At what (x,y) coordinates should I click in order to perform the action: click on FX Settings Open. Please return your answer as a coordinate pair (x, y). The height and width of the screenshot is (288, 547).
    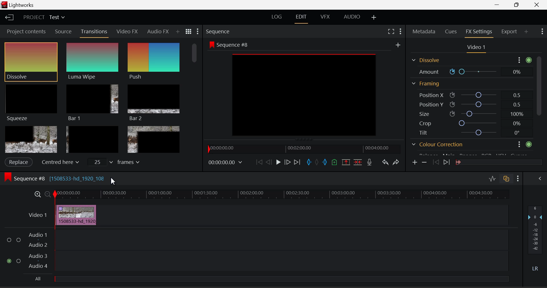
    Looking at the image, I should click on (479, 32).